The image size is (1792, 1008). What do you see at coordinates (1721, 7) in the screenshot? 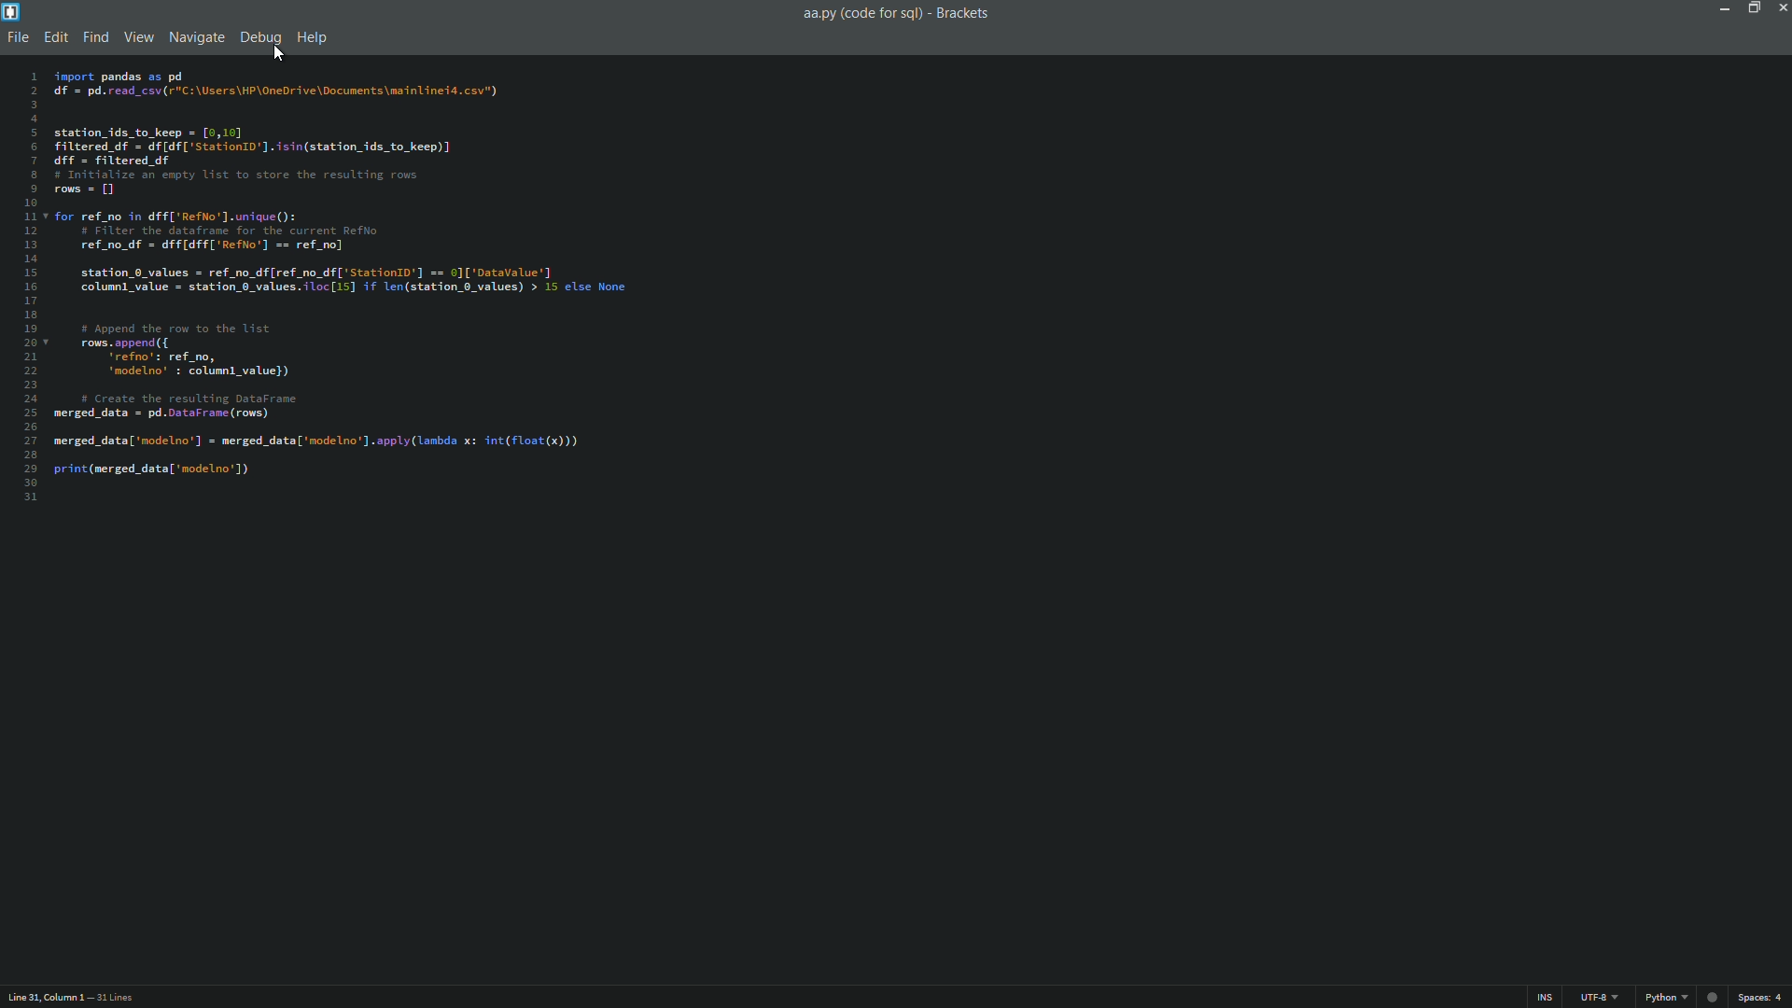
I see `minimize` at bounding box center [1721, 7].